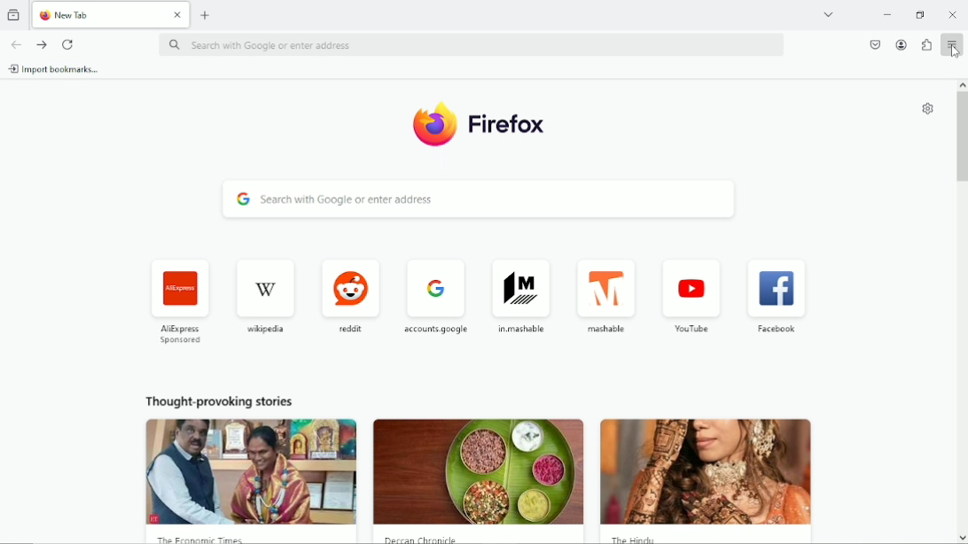 The width and height of the screenshot is (968, 544). I want to click on go back, so click(17, 44).